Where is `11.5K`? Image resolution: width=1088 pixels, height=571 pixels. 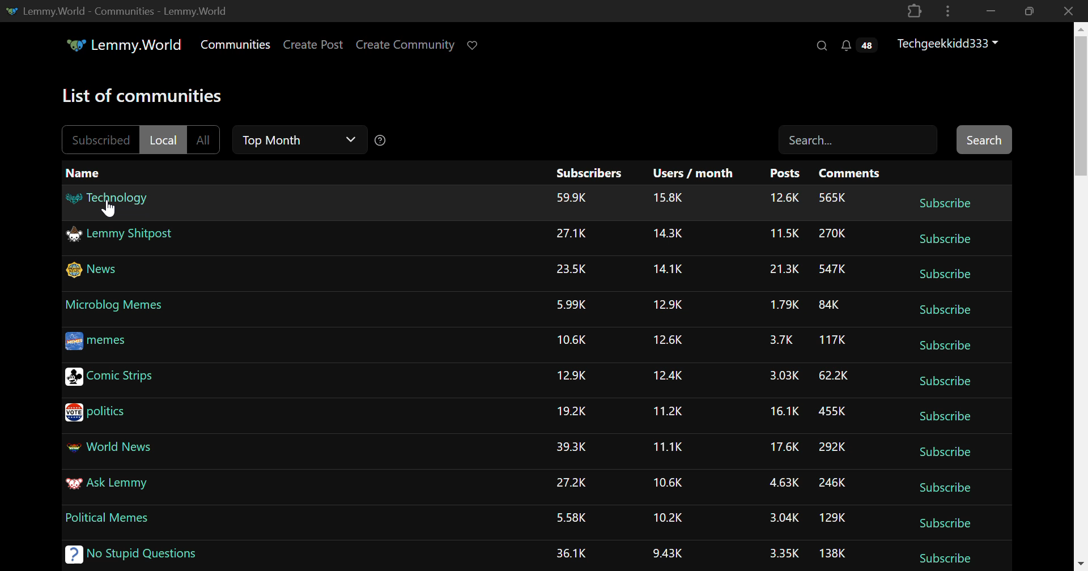
11.5K is located at coordinates (783, 233).